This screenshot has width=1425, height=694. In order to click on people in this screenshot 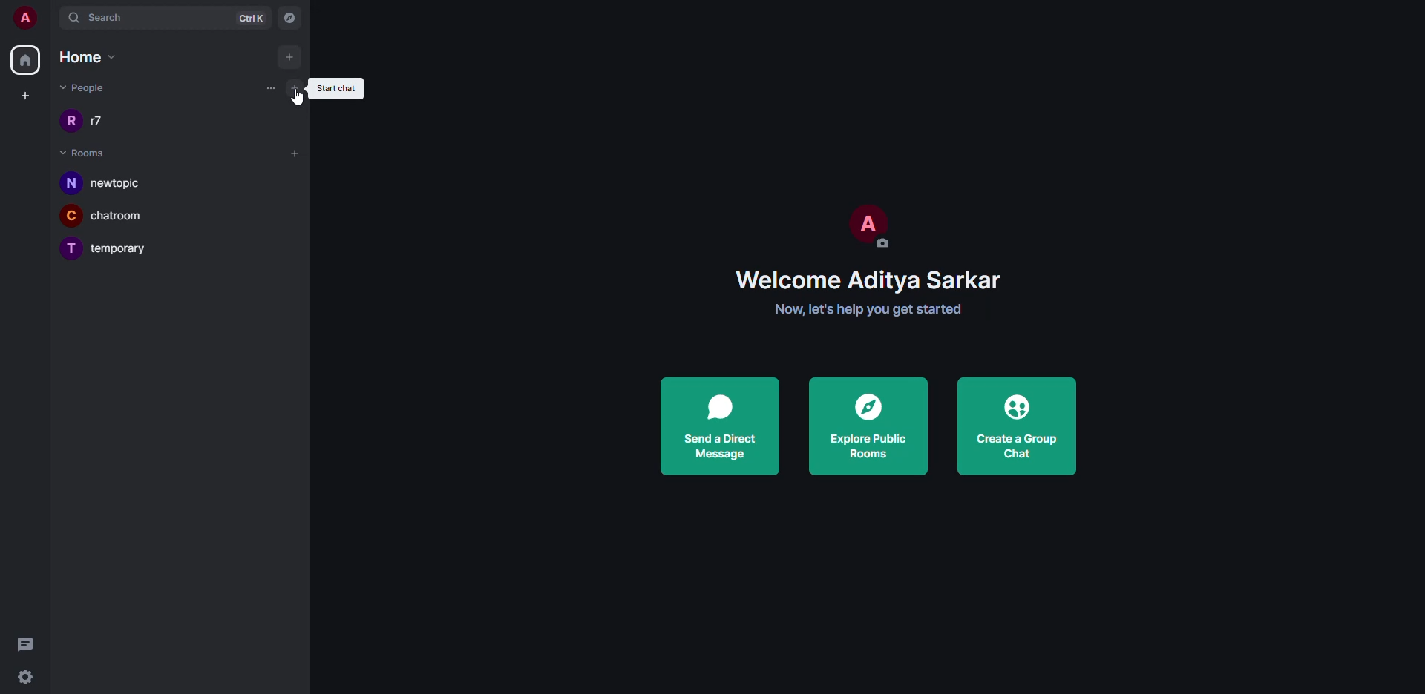, I will do `click(86, 89)`.